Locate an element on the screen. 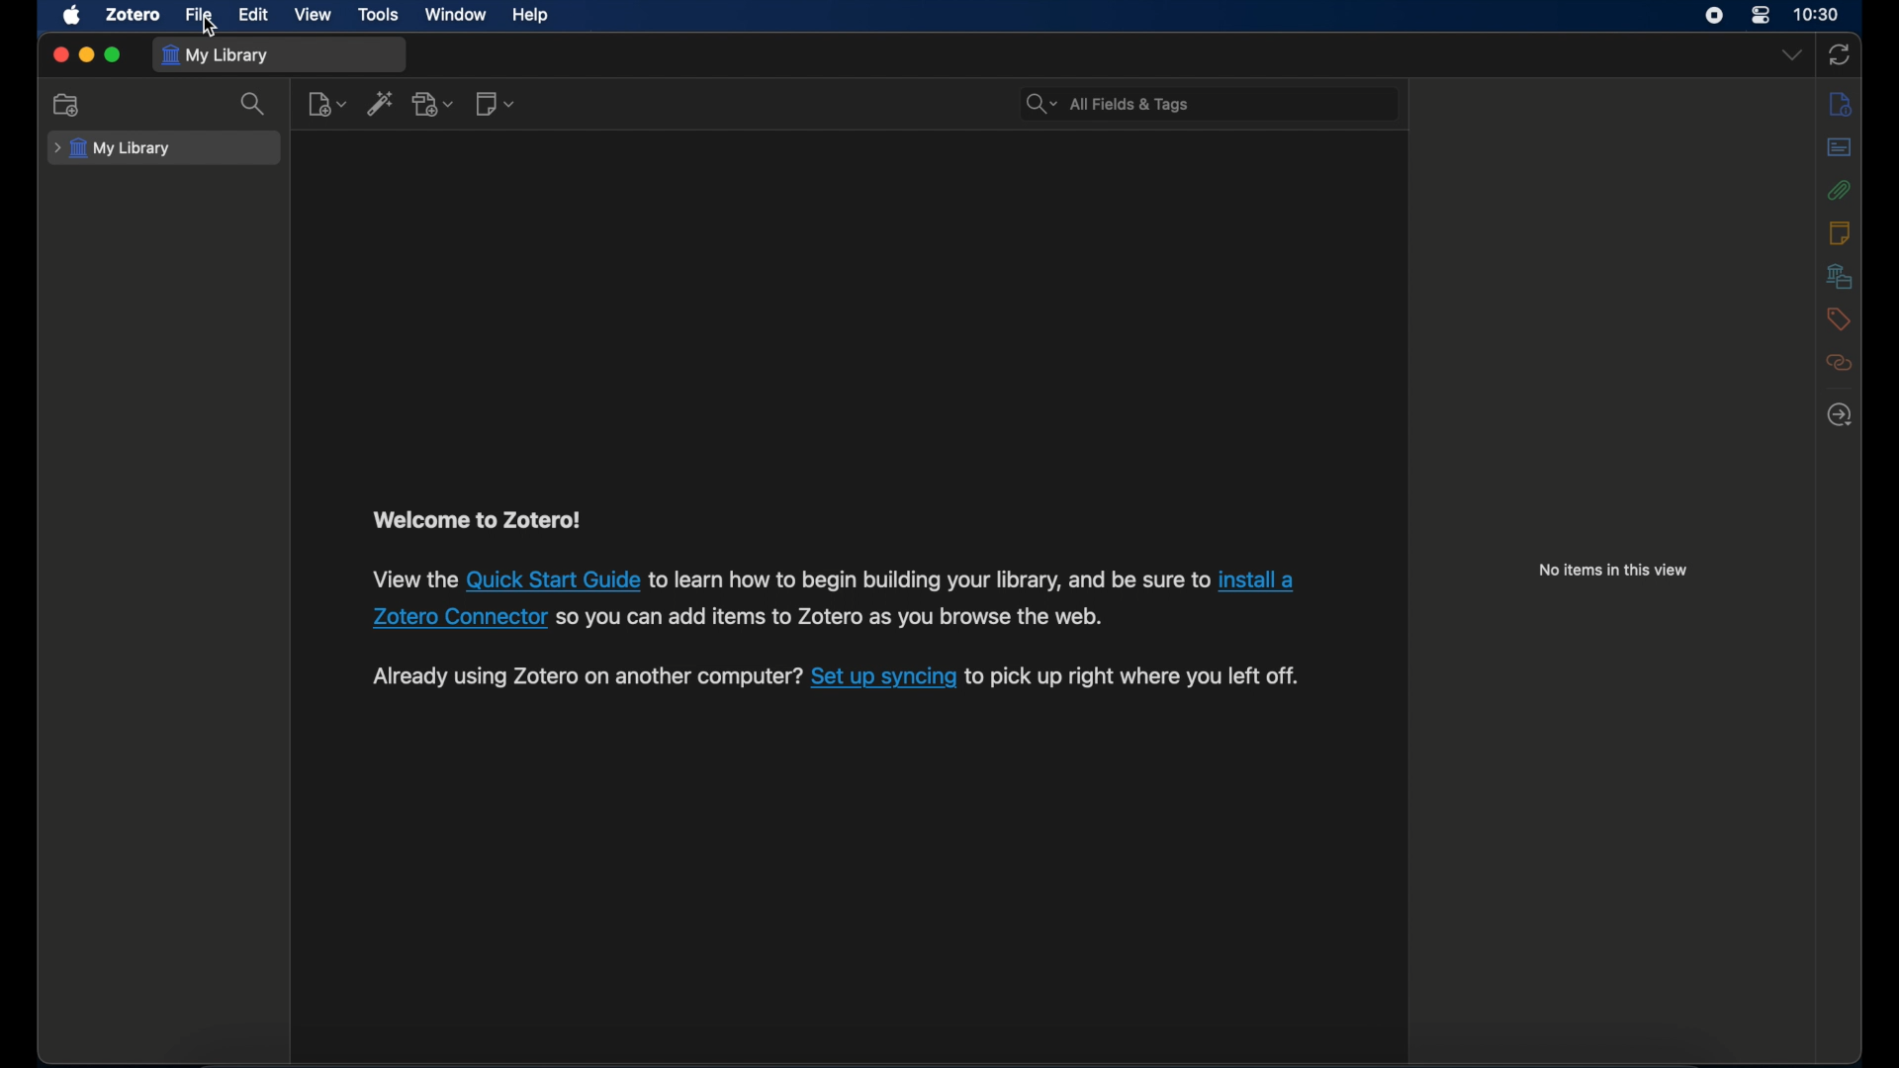  notes is located at coordinates (1841, 232).